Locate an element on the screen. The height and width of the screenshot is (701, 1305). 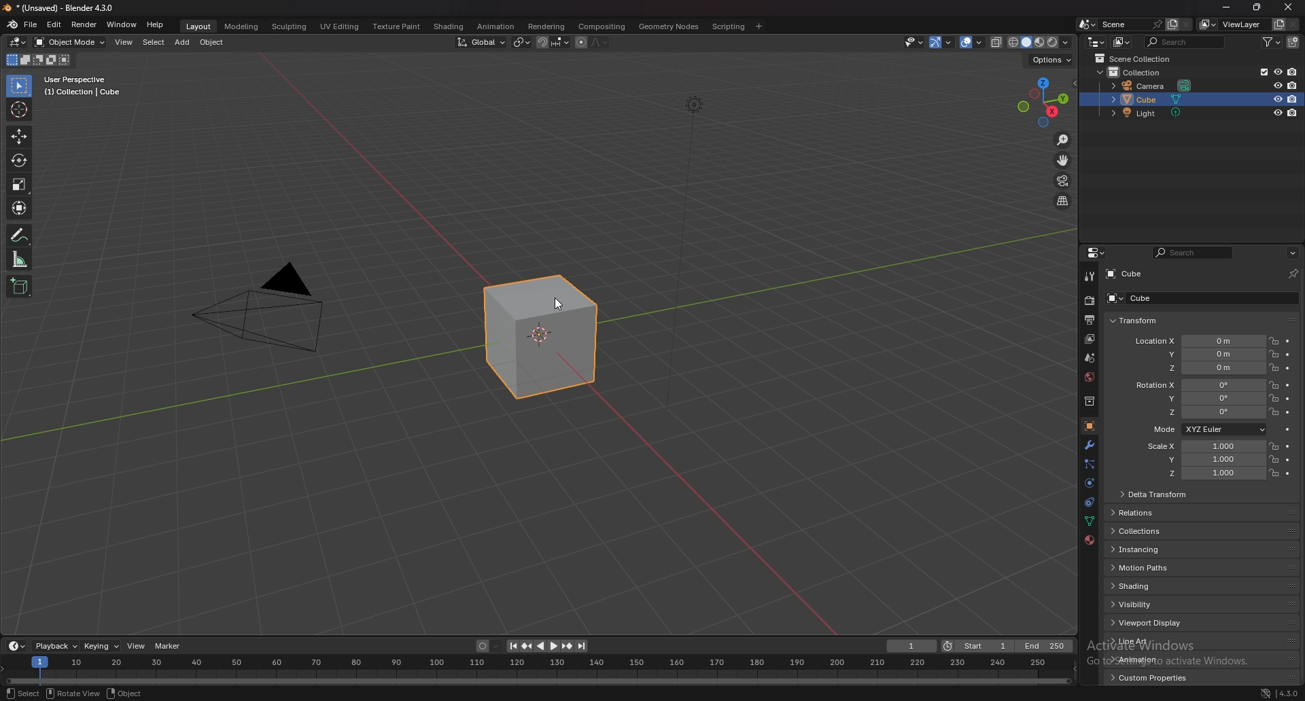
scene is located at coordinates (1089, 357).